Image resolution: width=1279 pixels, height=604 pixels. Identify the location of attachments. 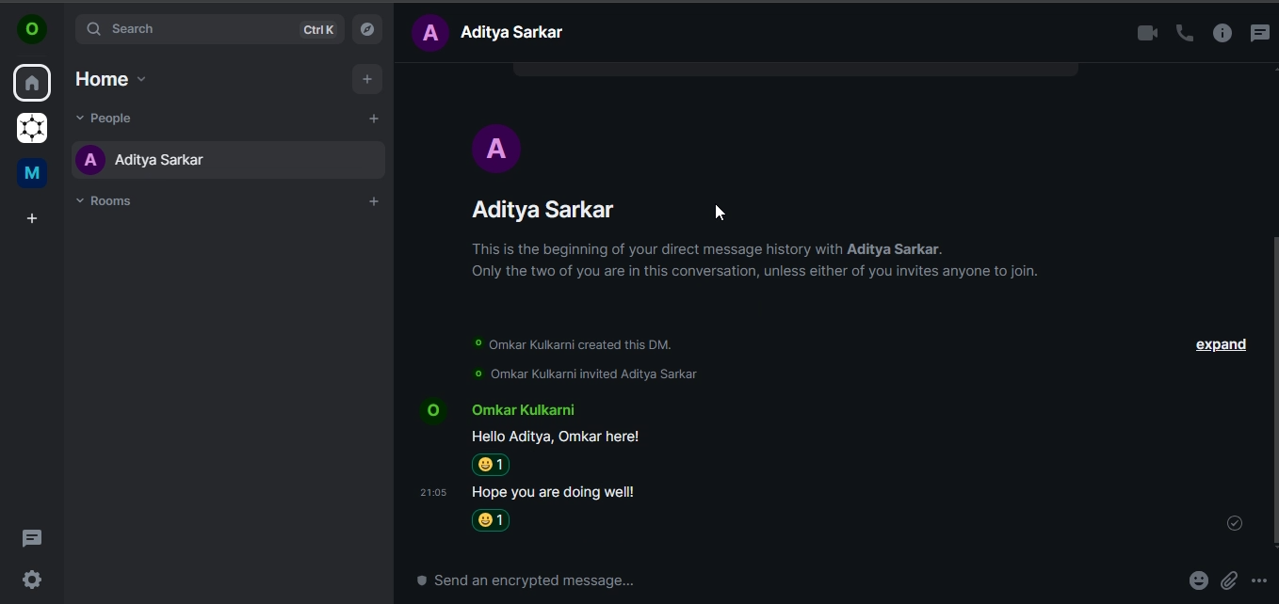
(1234, 581).